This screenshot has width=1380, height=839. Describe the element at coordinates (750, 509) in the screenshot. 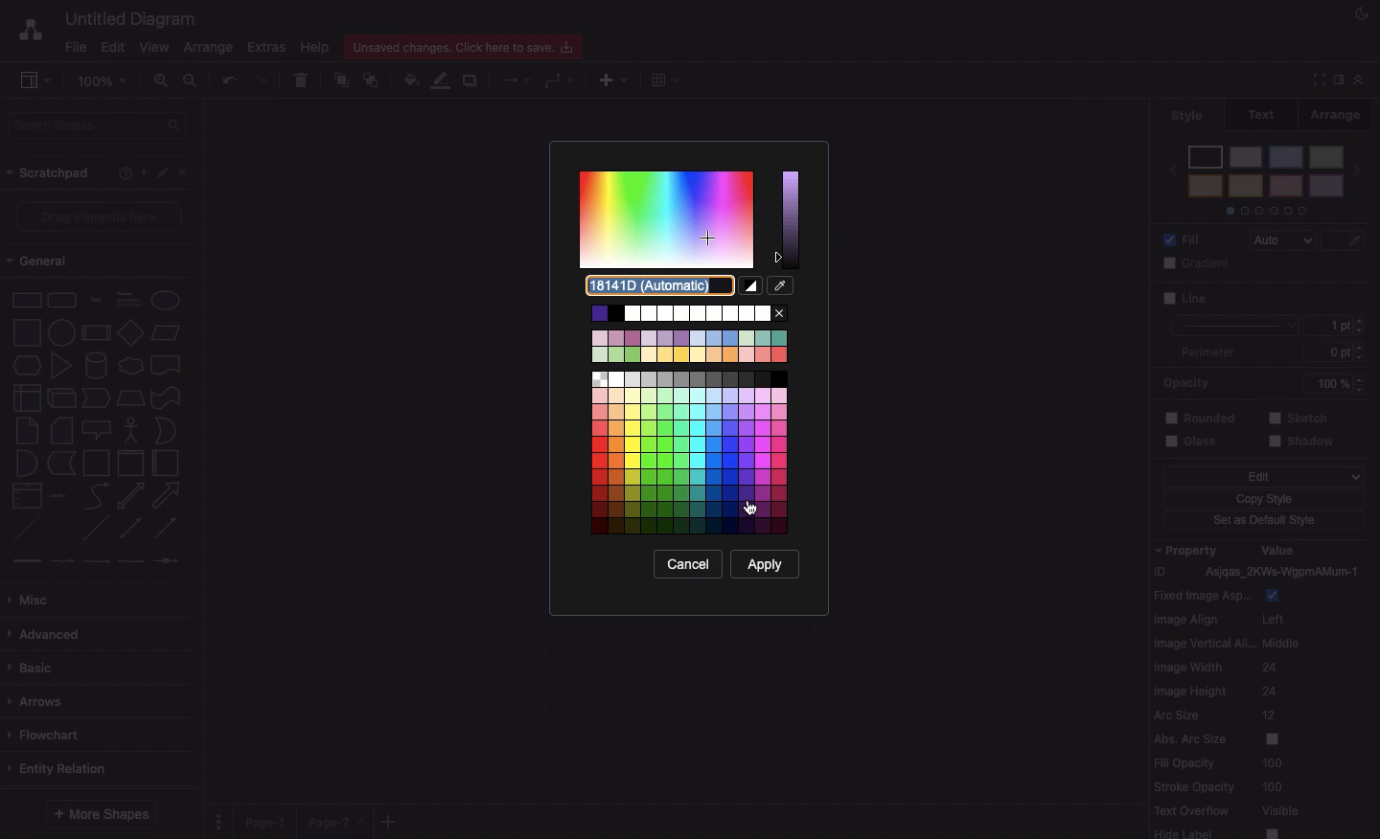

I see `cursor` at that location.